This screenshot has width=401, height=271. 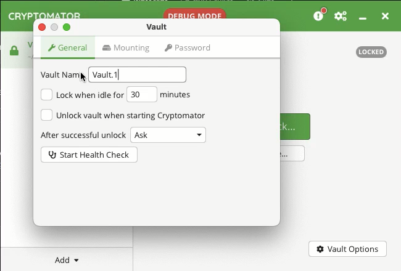 I want to click on Mounting, so click(x=126, y=47).